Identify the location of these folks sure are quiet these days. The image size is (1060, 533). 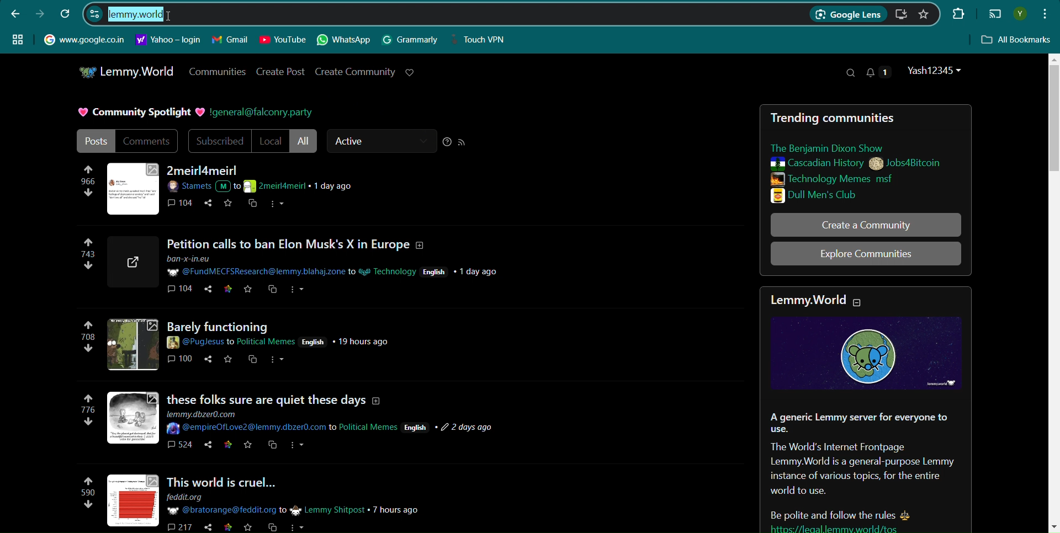
(278, 395).